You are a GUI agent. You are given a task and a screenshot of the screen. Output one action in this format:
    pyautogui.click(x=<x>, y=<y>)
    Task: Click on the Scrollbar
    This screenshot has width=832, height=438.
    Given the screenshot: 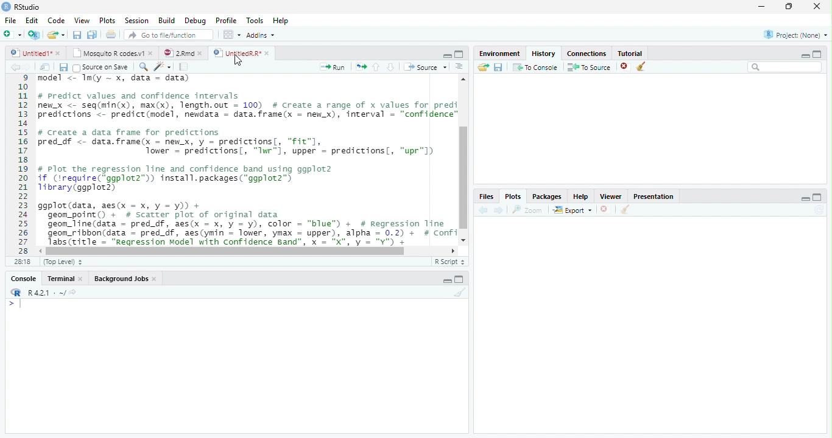 What is the action you would take?
    pyautogui.click(x=464, y=160)
    